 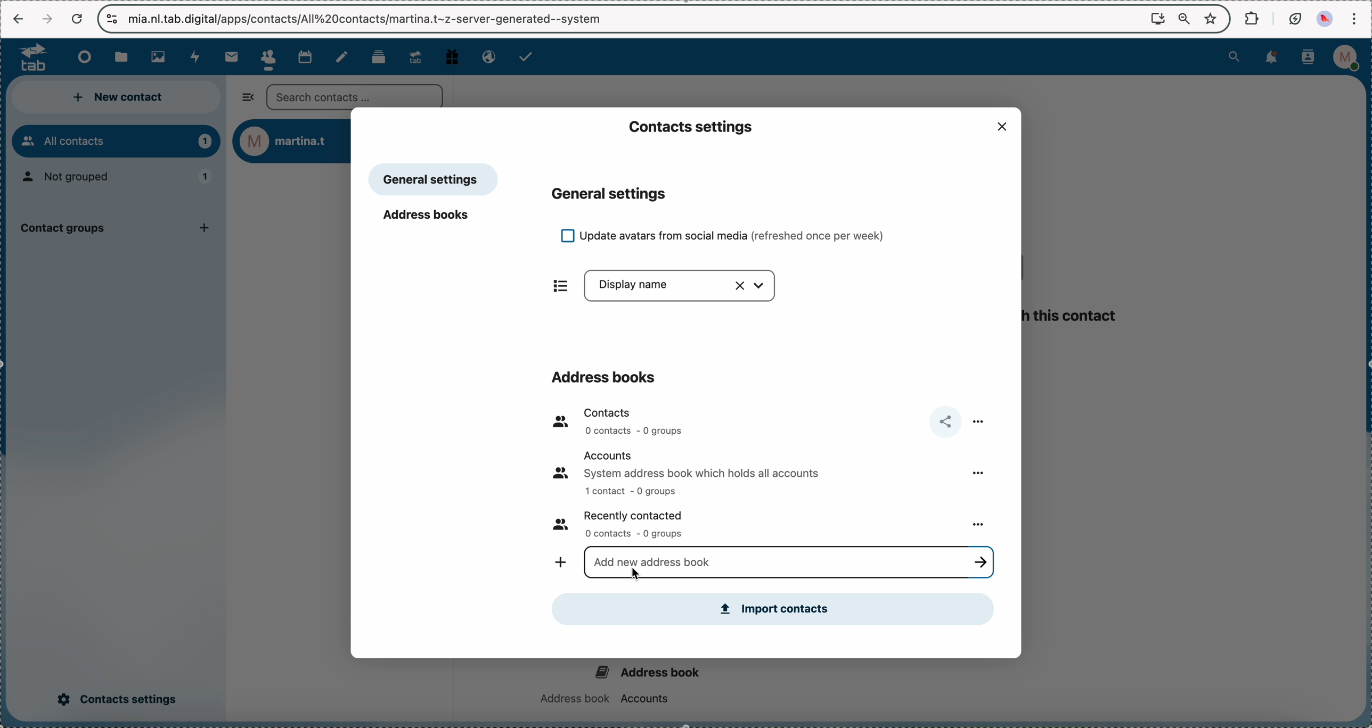 What do you see at coordinates (603, 374) in the screenshot?
I see `address books` at bounding box center [603, 374].